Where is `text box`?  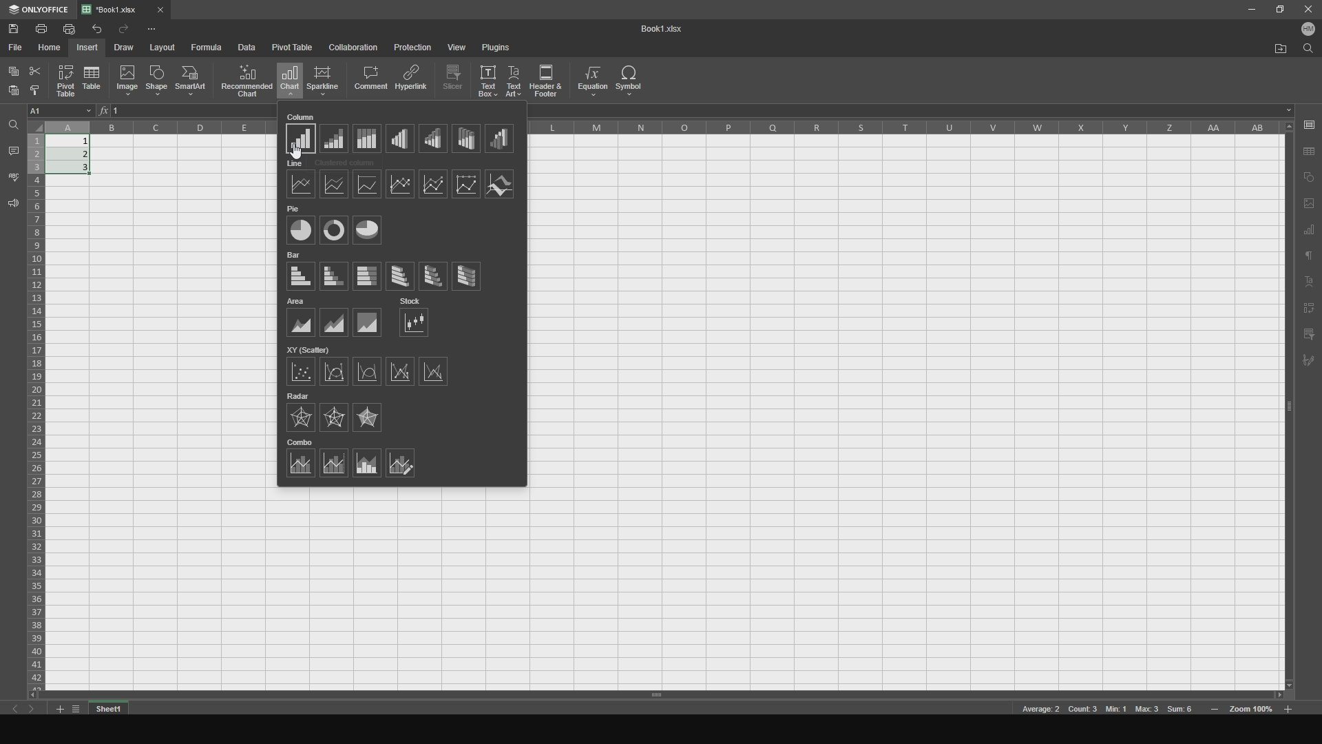
text box is located at coordinates (485, 78).